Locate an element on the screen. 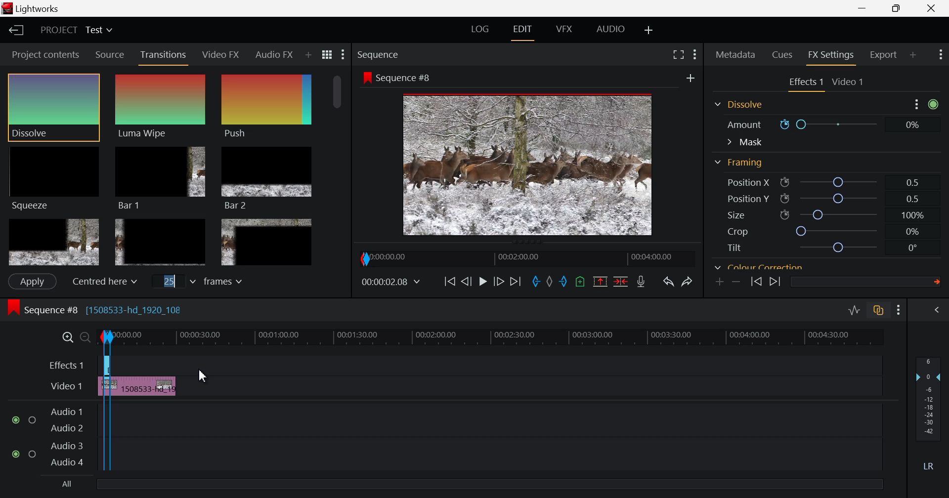  FX Settings Open is located at coordinates (831, 56).